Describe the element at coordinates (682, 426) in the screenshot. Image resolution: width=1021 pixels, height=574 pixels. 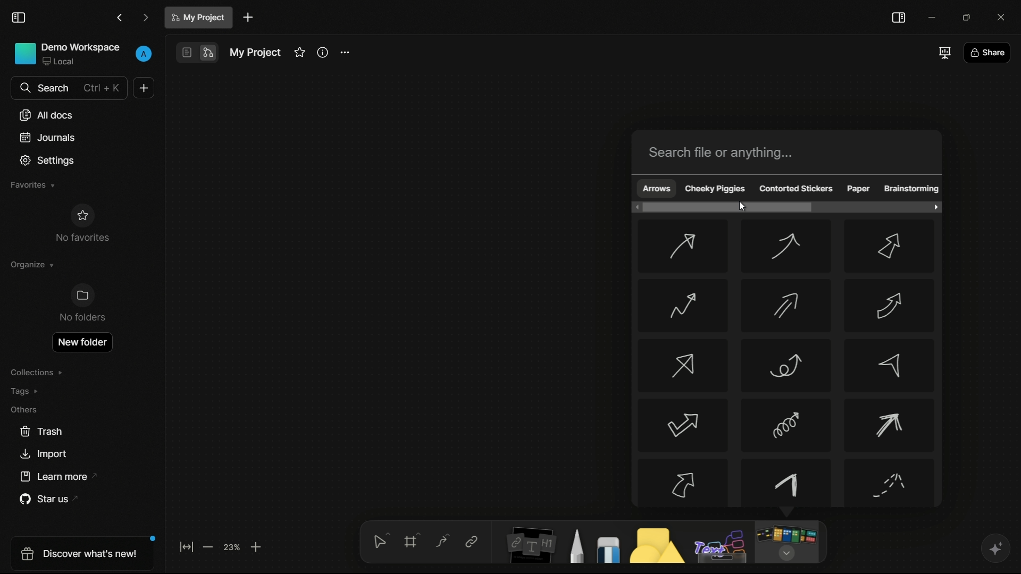
I see `arrow-10` at that location.